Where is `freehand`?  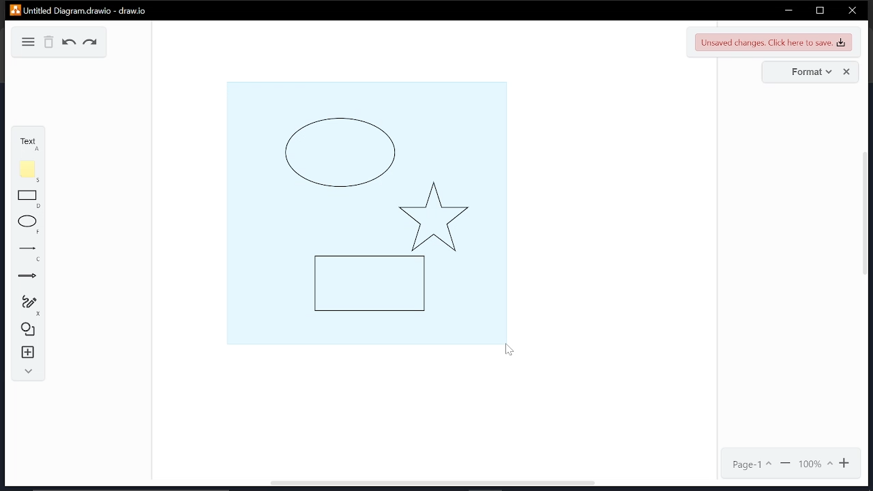 freehand is located at coordinates (29, 305).